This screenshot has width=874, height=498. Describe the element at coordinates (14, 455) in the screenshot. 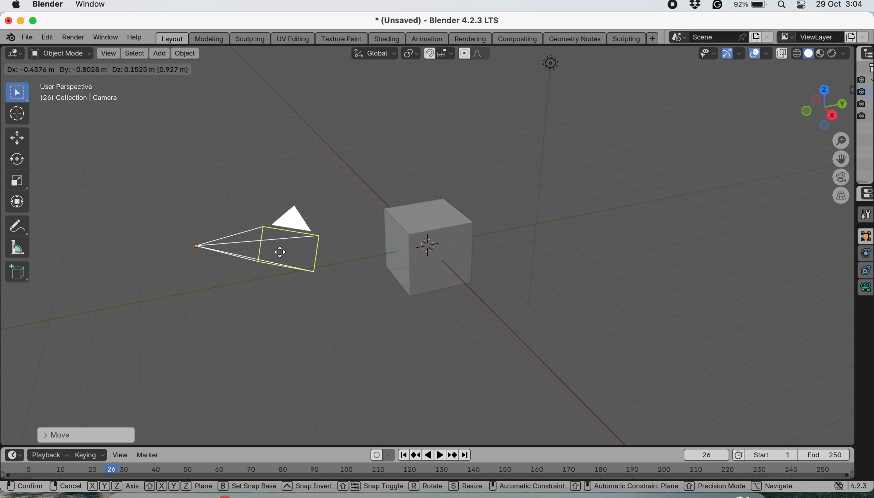

I see `editor type` at that location.